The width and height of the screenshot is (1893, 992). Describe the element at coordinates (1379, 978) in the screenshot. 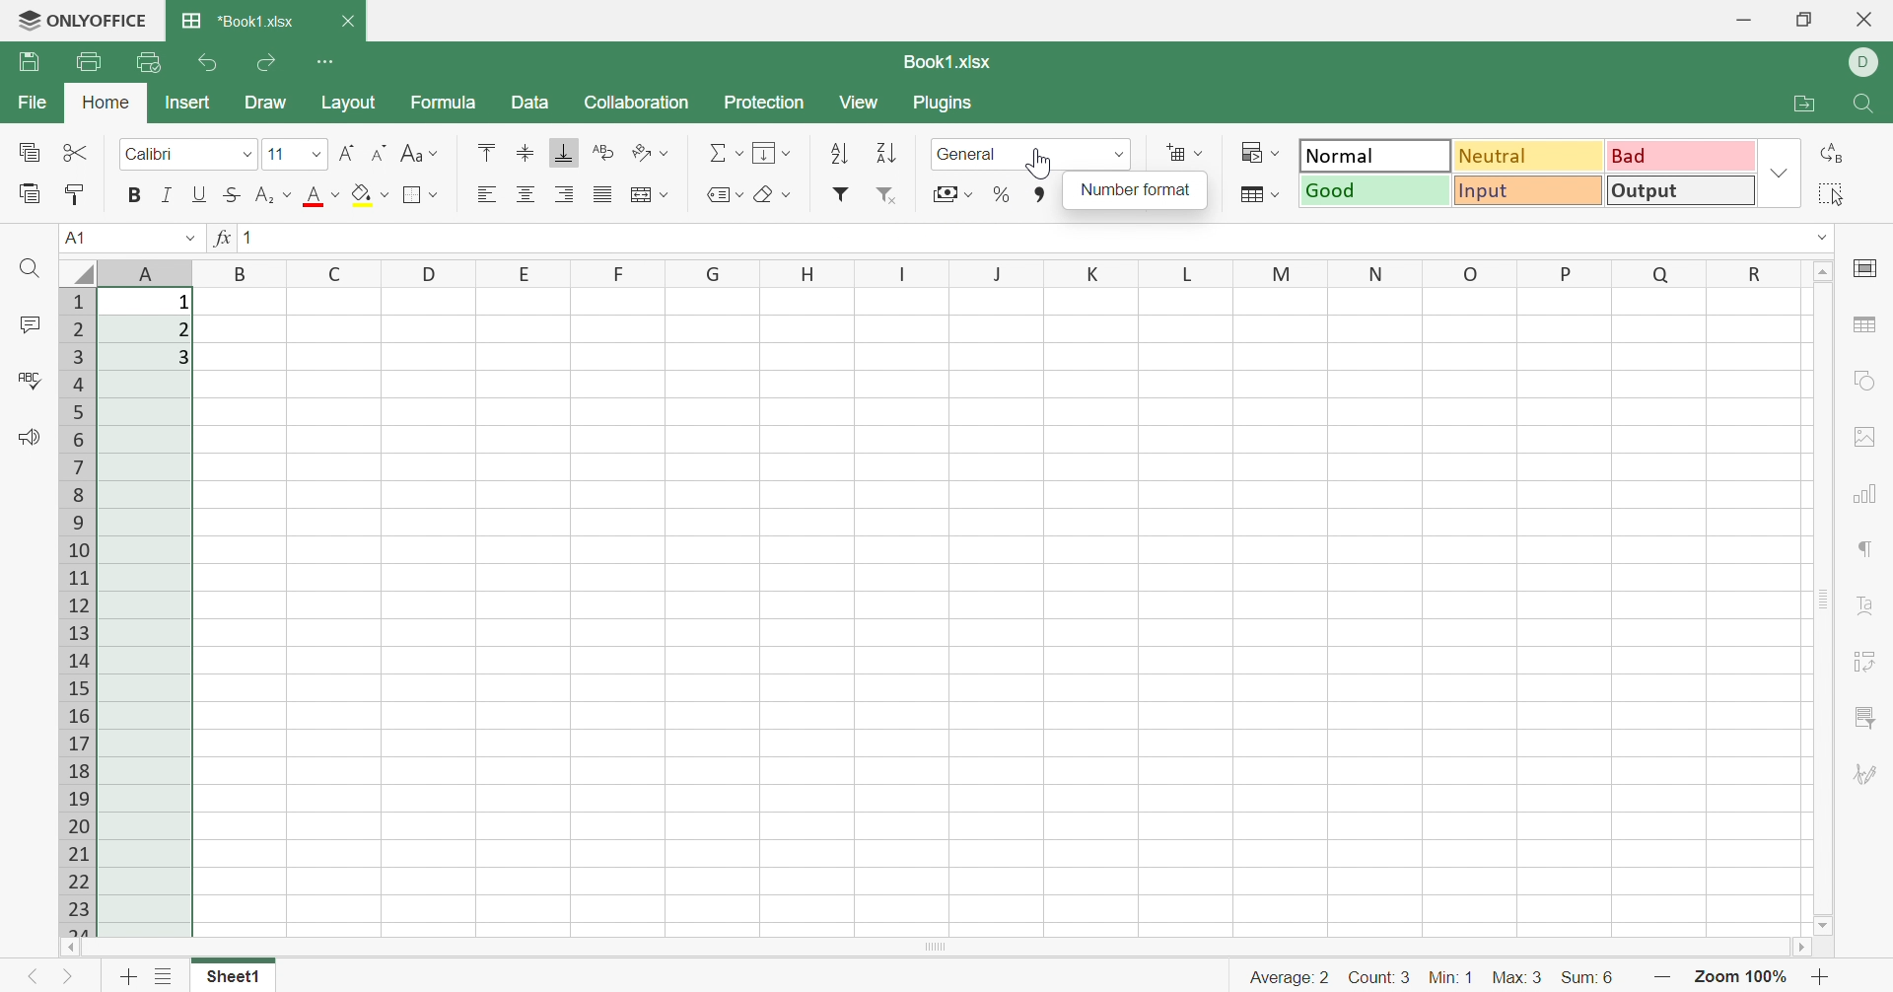

I see `Count: 3` at that location.